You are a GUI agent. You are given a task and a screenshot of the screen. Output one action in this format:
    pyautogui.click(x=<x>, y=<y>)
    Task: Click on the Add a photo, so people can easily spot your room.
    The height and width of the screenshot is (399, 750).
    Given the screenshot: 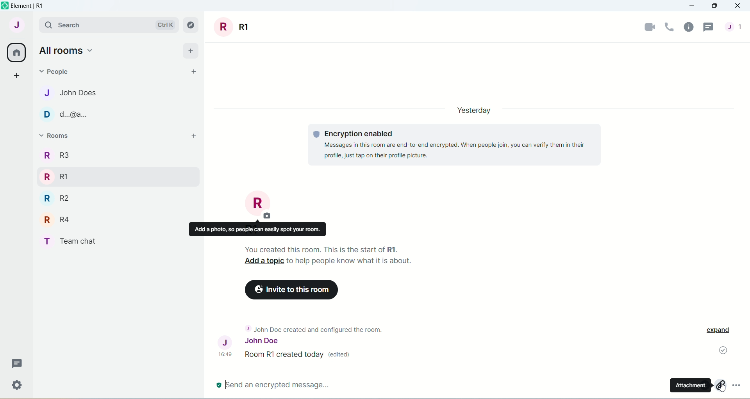 What is the action you would take?
    pyautogui.click(x=261, y=230)
    